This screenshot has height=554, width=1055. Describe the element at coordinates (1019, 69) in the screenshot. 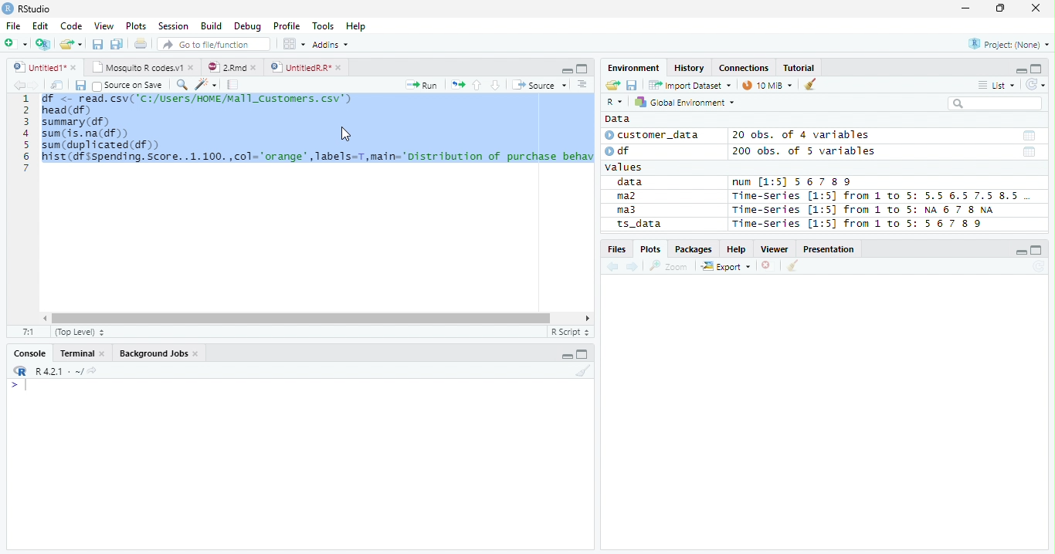

I see `Minimze` at that location.